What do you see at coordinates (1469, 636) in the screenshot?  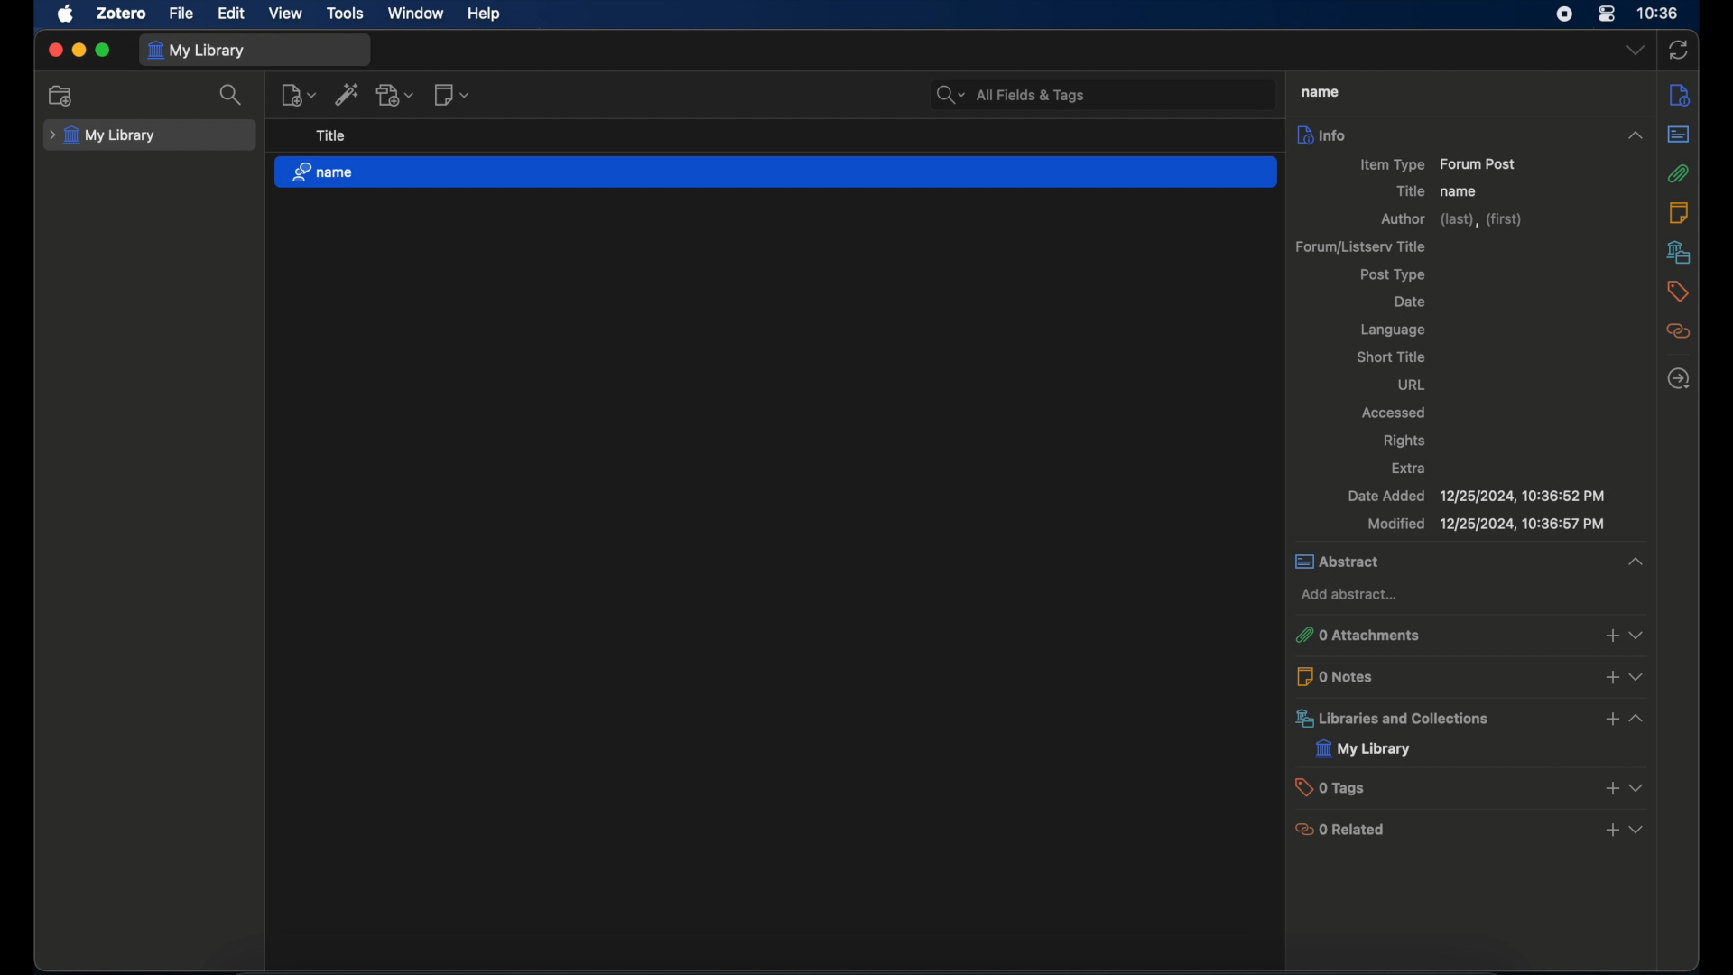 I see `0 attachments` at bounding box center [1469, 636].